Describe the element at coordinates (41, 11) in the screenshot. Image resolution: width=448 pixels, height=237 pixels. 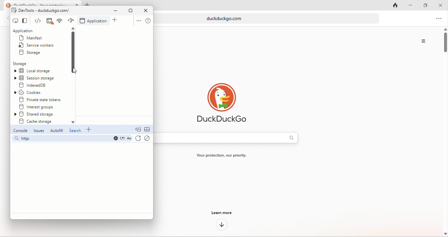
I see `dev tools` at that location.